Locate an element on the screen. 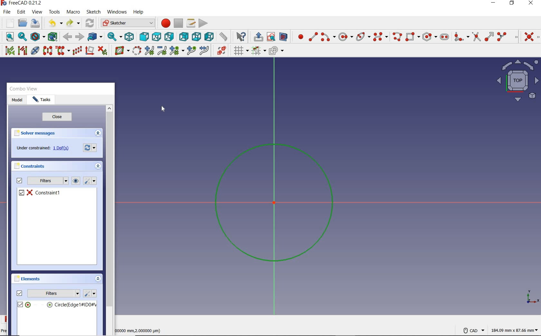  select associated geometry is located at coordinates (23, 51).